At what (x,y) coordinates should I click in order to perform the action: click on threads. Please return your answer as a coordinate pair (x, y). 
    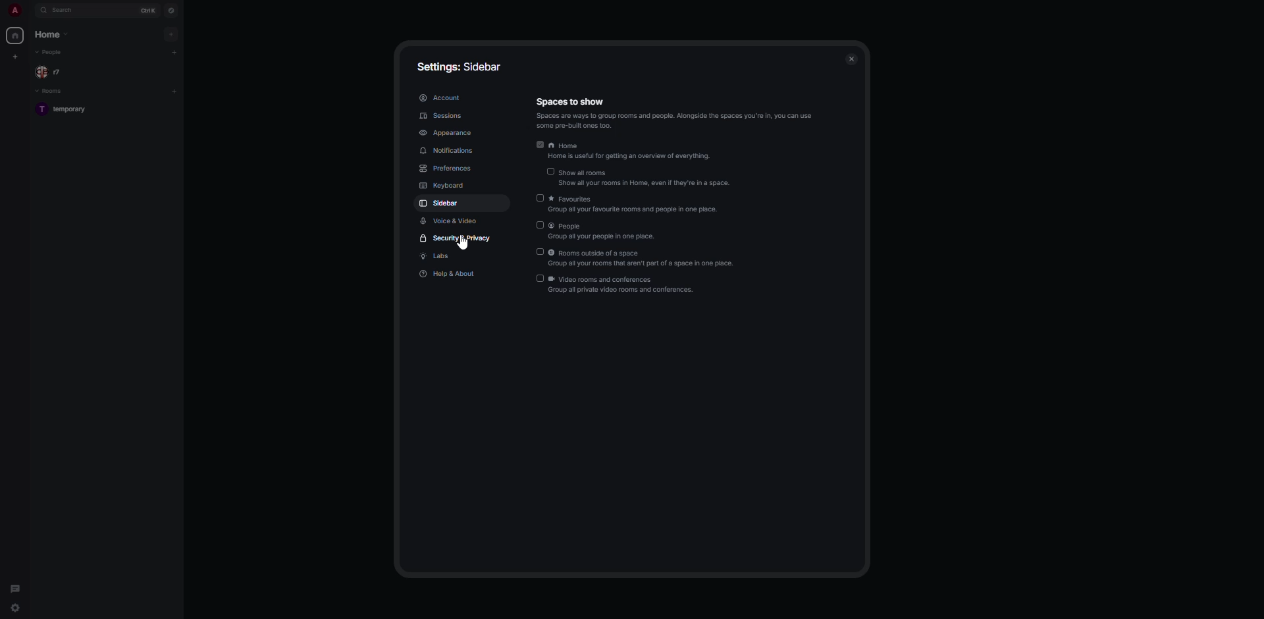
    Looking at the image, I should click on (14, 585).